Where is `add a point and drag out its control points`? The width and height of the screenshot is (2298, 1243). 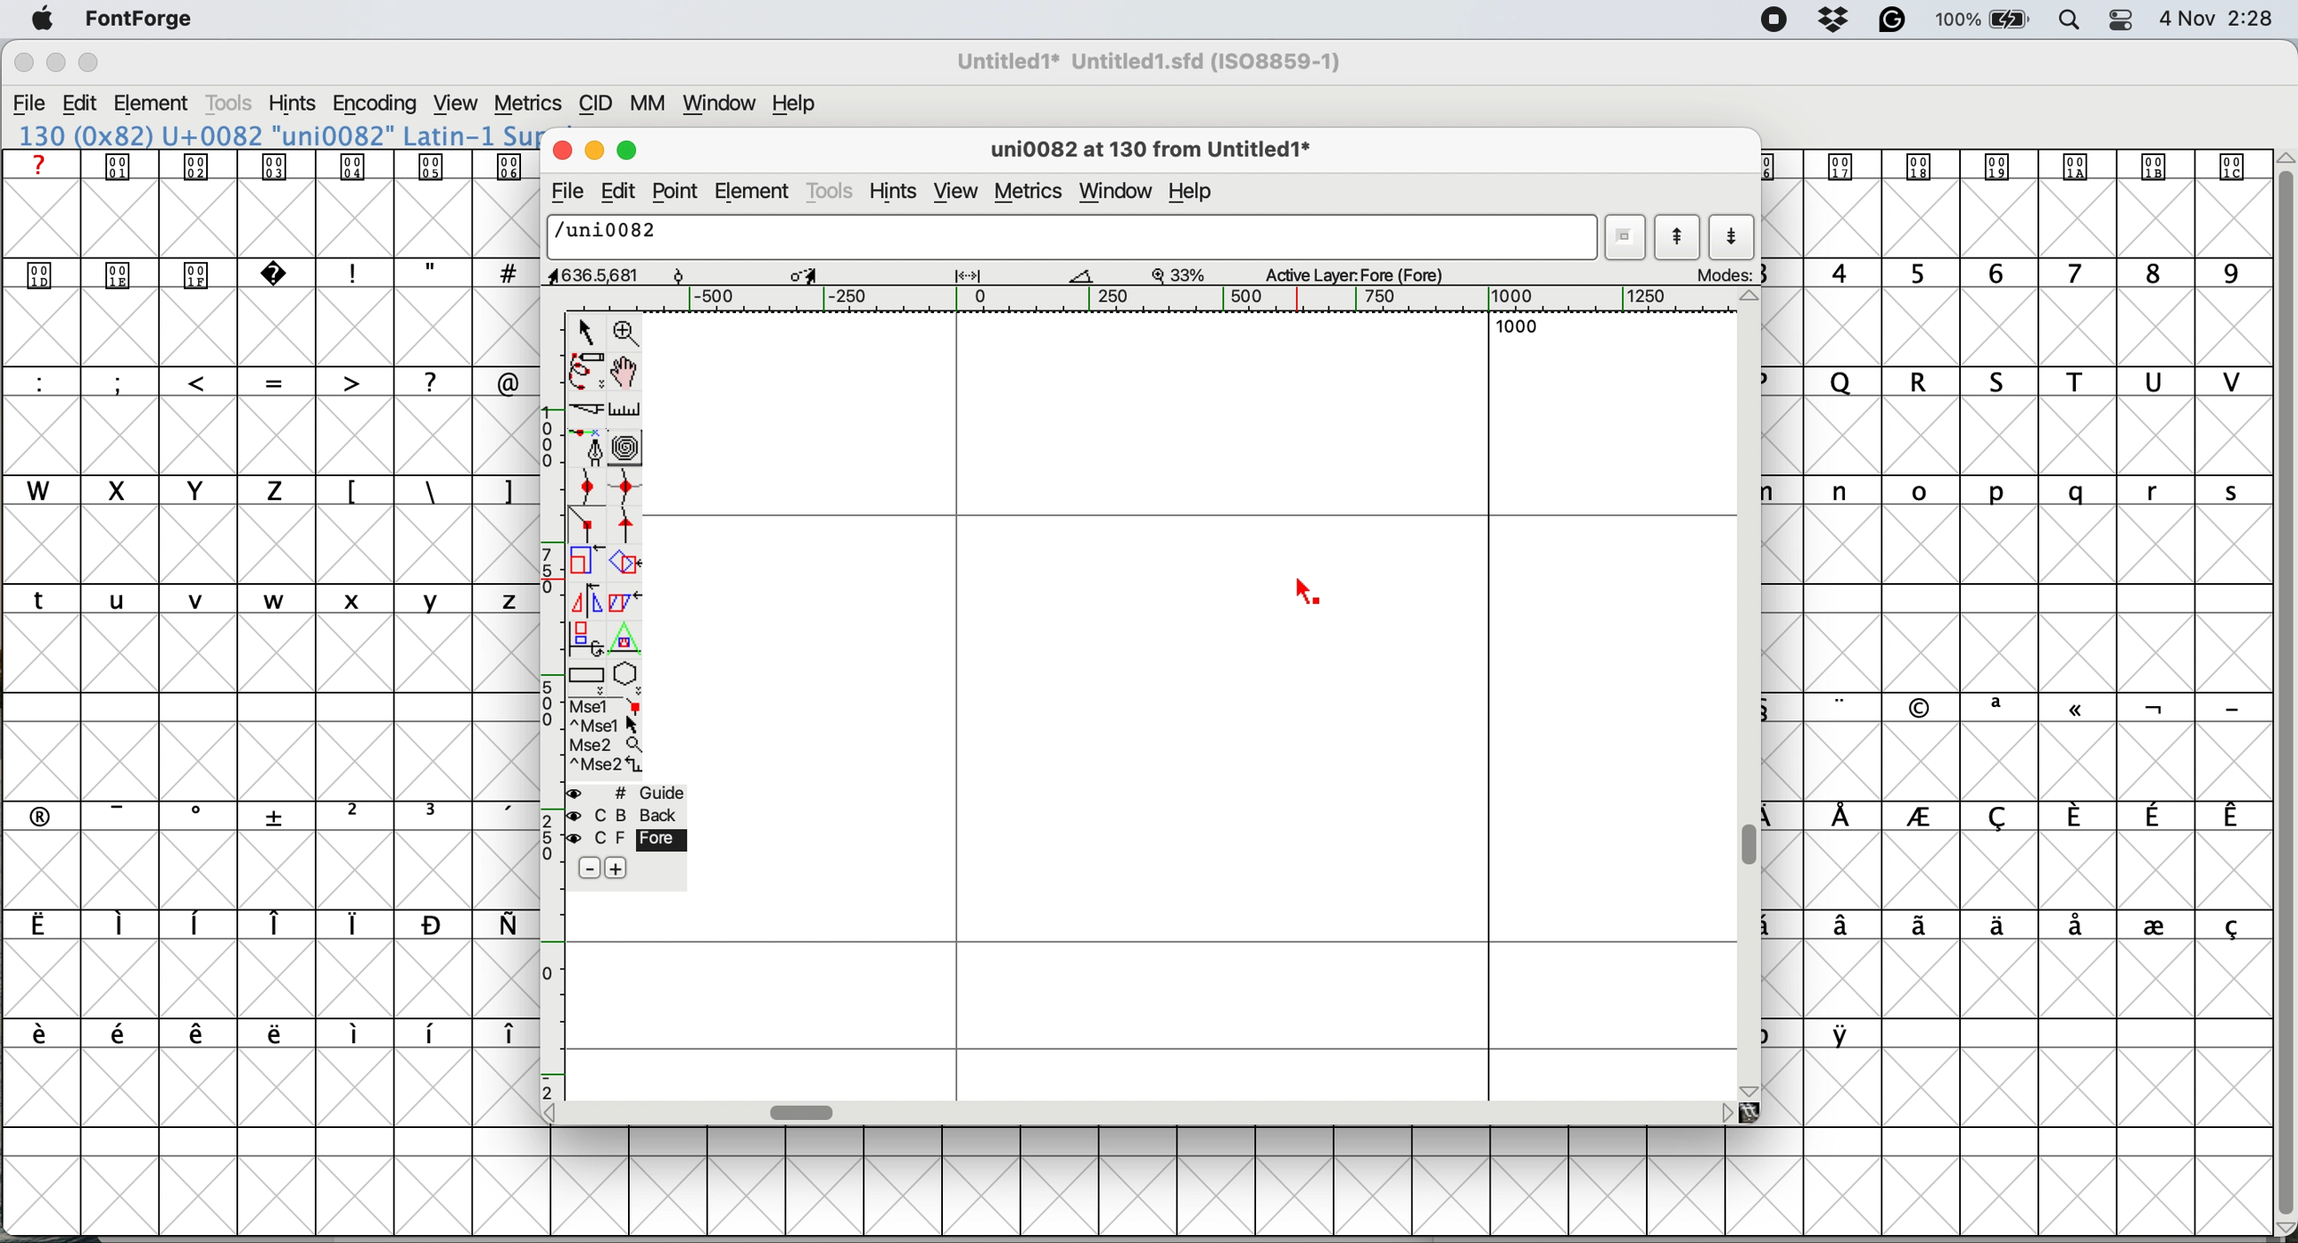
add a point and drag out its control points is located at coordinates (591, 447).